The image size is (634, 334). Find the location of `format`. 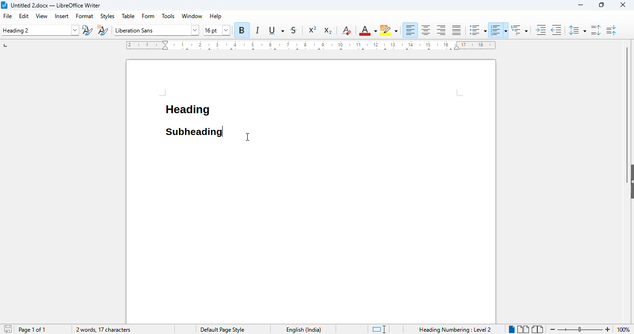

format is located at coordinates (85, 16).